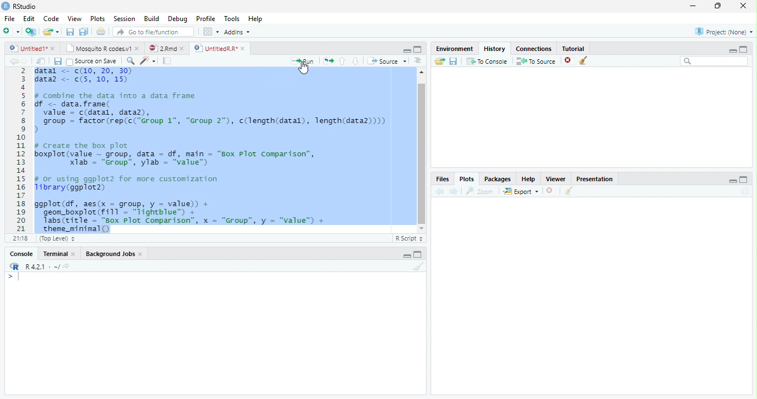  What do you see at coordinates (303, 62) in the screenshot?
I see `Run` at bounding box center [303, 62].